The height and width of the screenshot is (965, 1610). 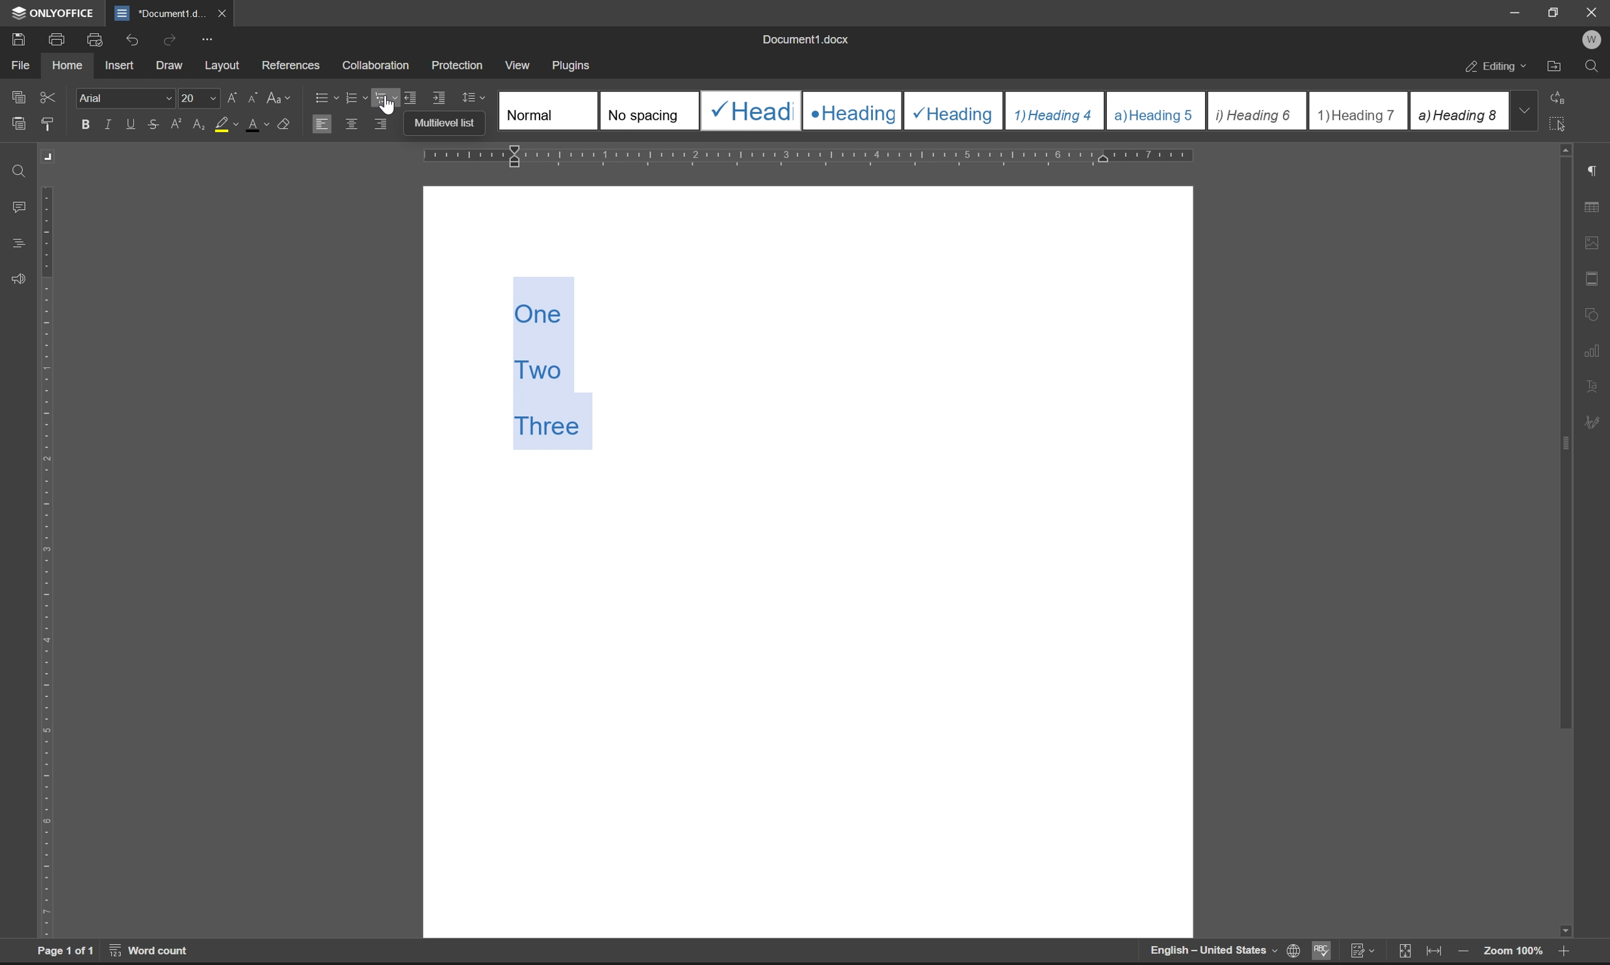 What do you see at coordinates (387, 97) in the screenshot?
I see `multilevel list` at bounding box center [387, 97].